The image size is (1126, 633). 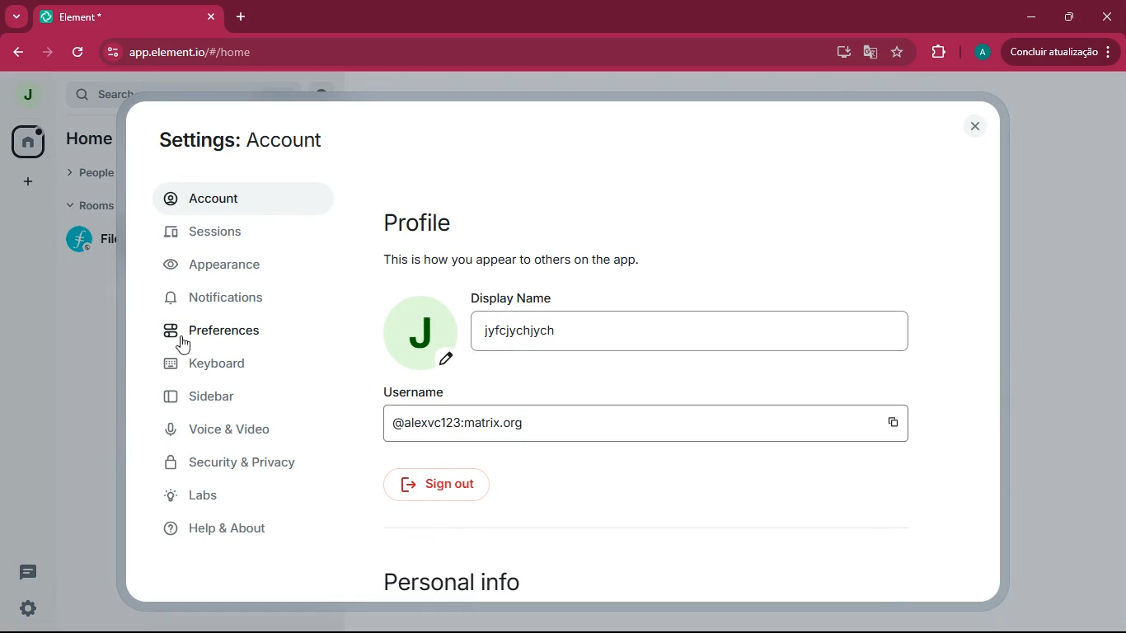 I want to click on personal info, so click(x=479, y=584).